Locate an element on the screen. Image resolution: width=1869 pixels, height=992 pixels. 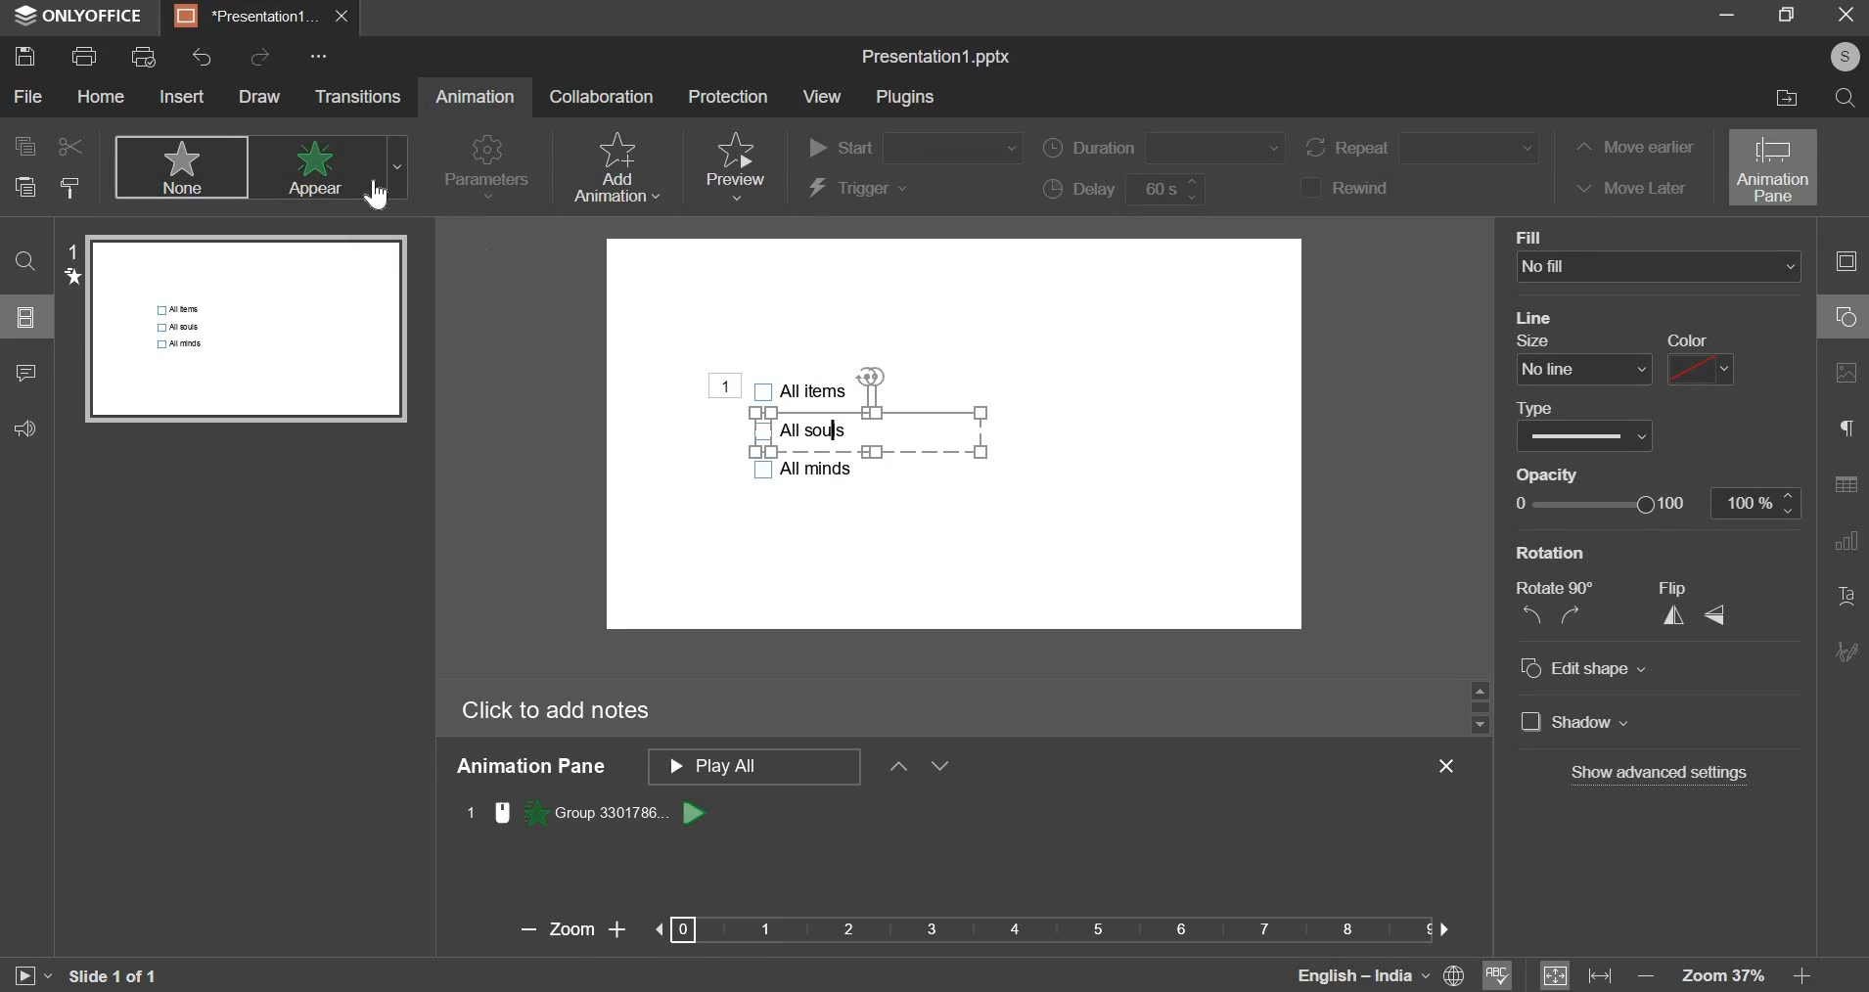
exit is located at coordinates (341, 16).